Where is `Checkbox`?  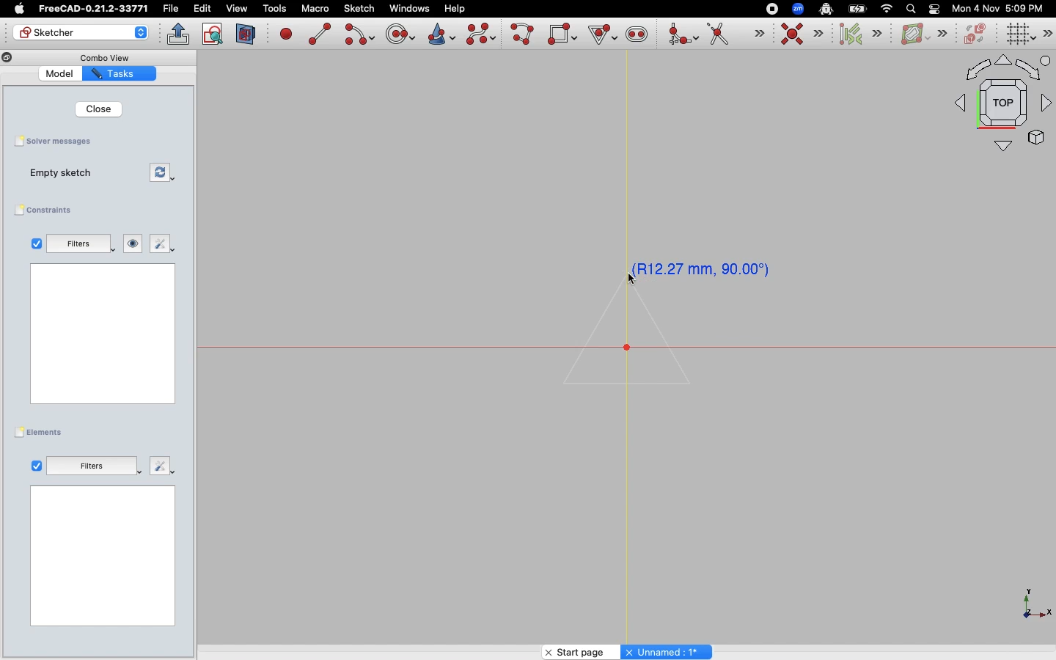
Checkbox is located at coordinates (37, 465).